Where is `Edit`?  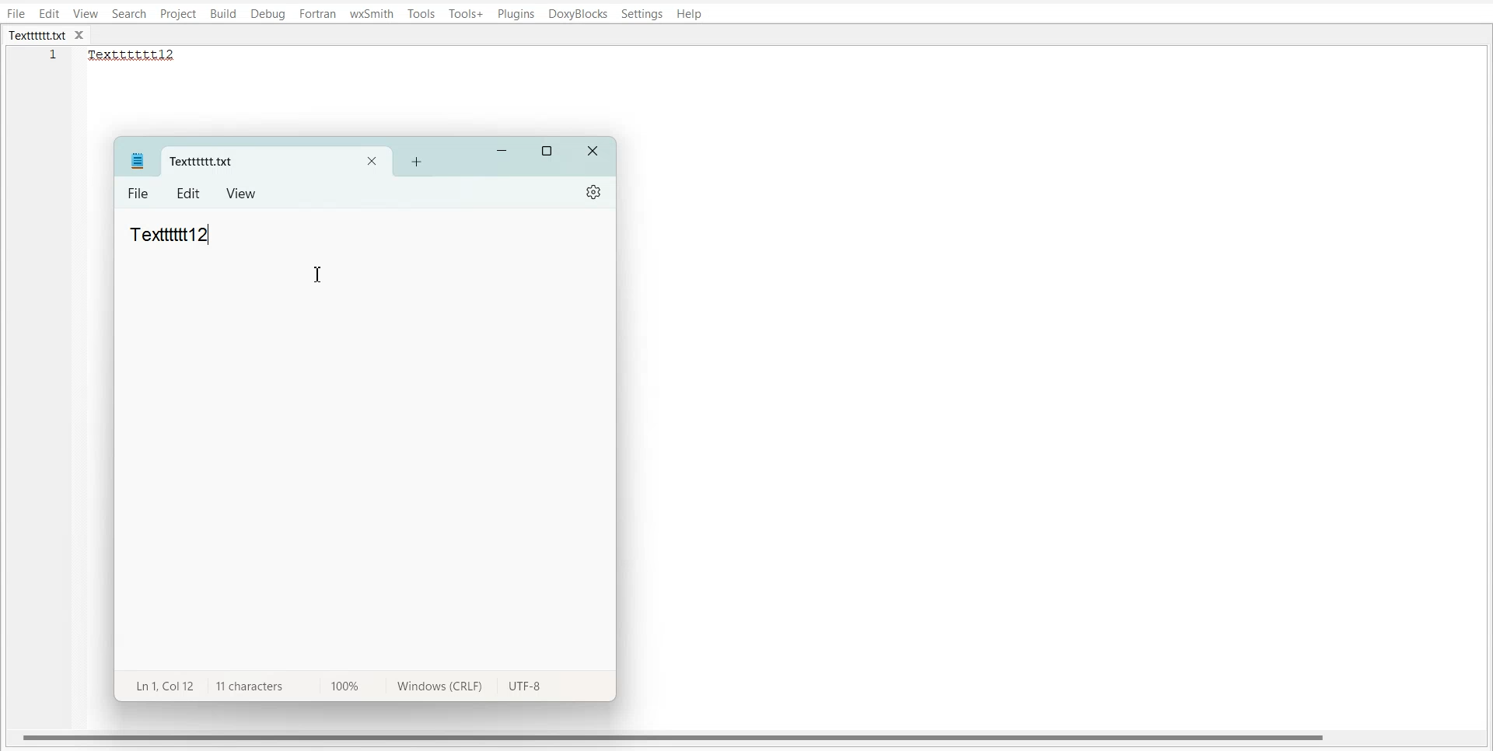
Edit is located at coordinates (190, 194).